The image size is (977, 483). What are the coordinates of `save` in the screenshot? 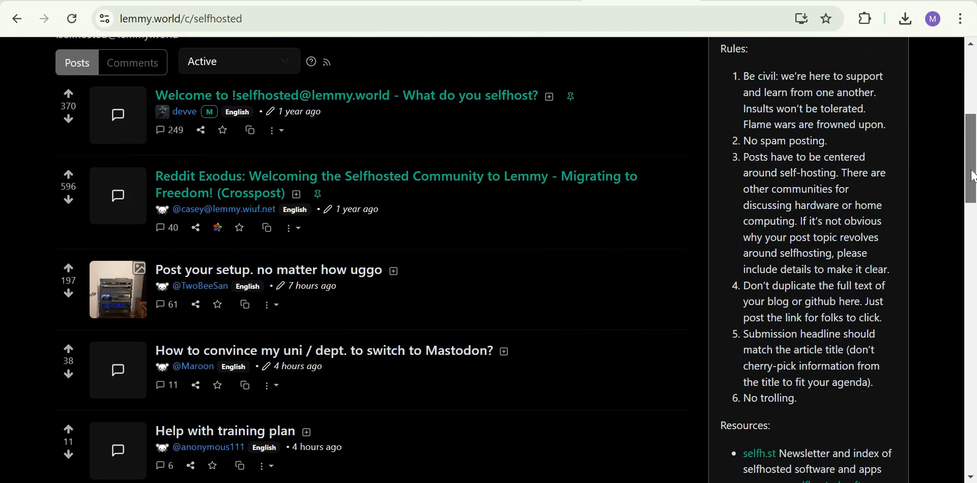 It's located at (241, 227).